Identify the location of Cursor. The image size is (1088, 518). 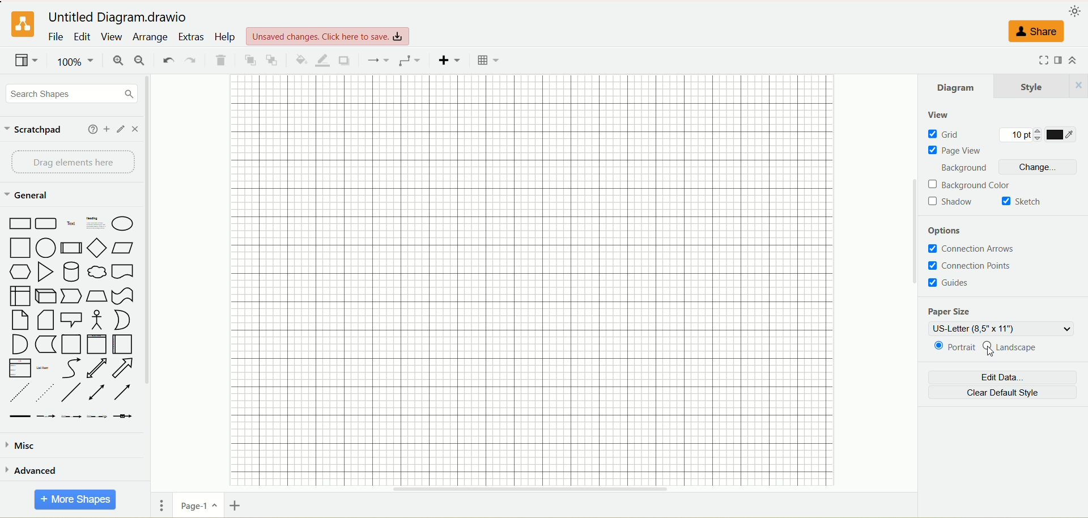
(991, 354).